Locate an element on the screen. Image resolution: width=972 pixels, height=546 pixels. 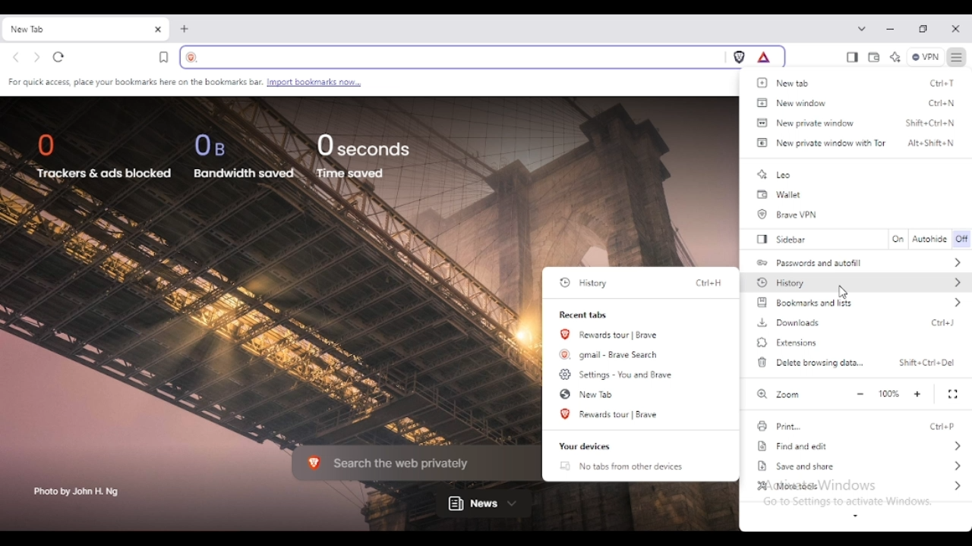
more tools is located at coordinates (859, 485).